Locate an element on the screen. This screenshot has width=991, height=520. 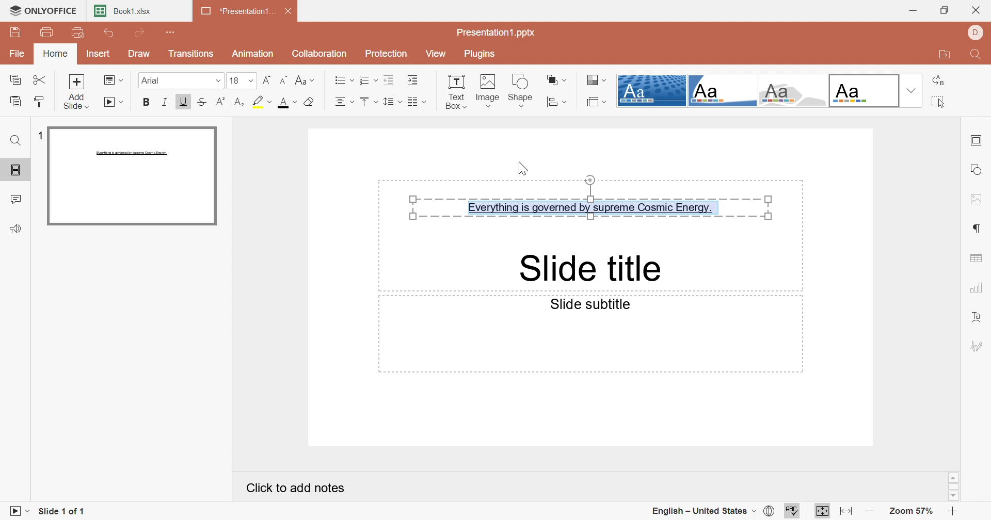
Start slideshow is located at coordinates (113, 101).